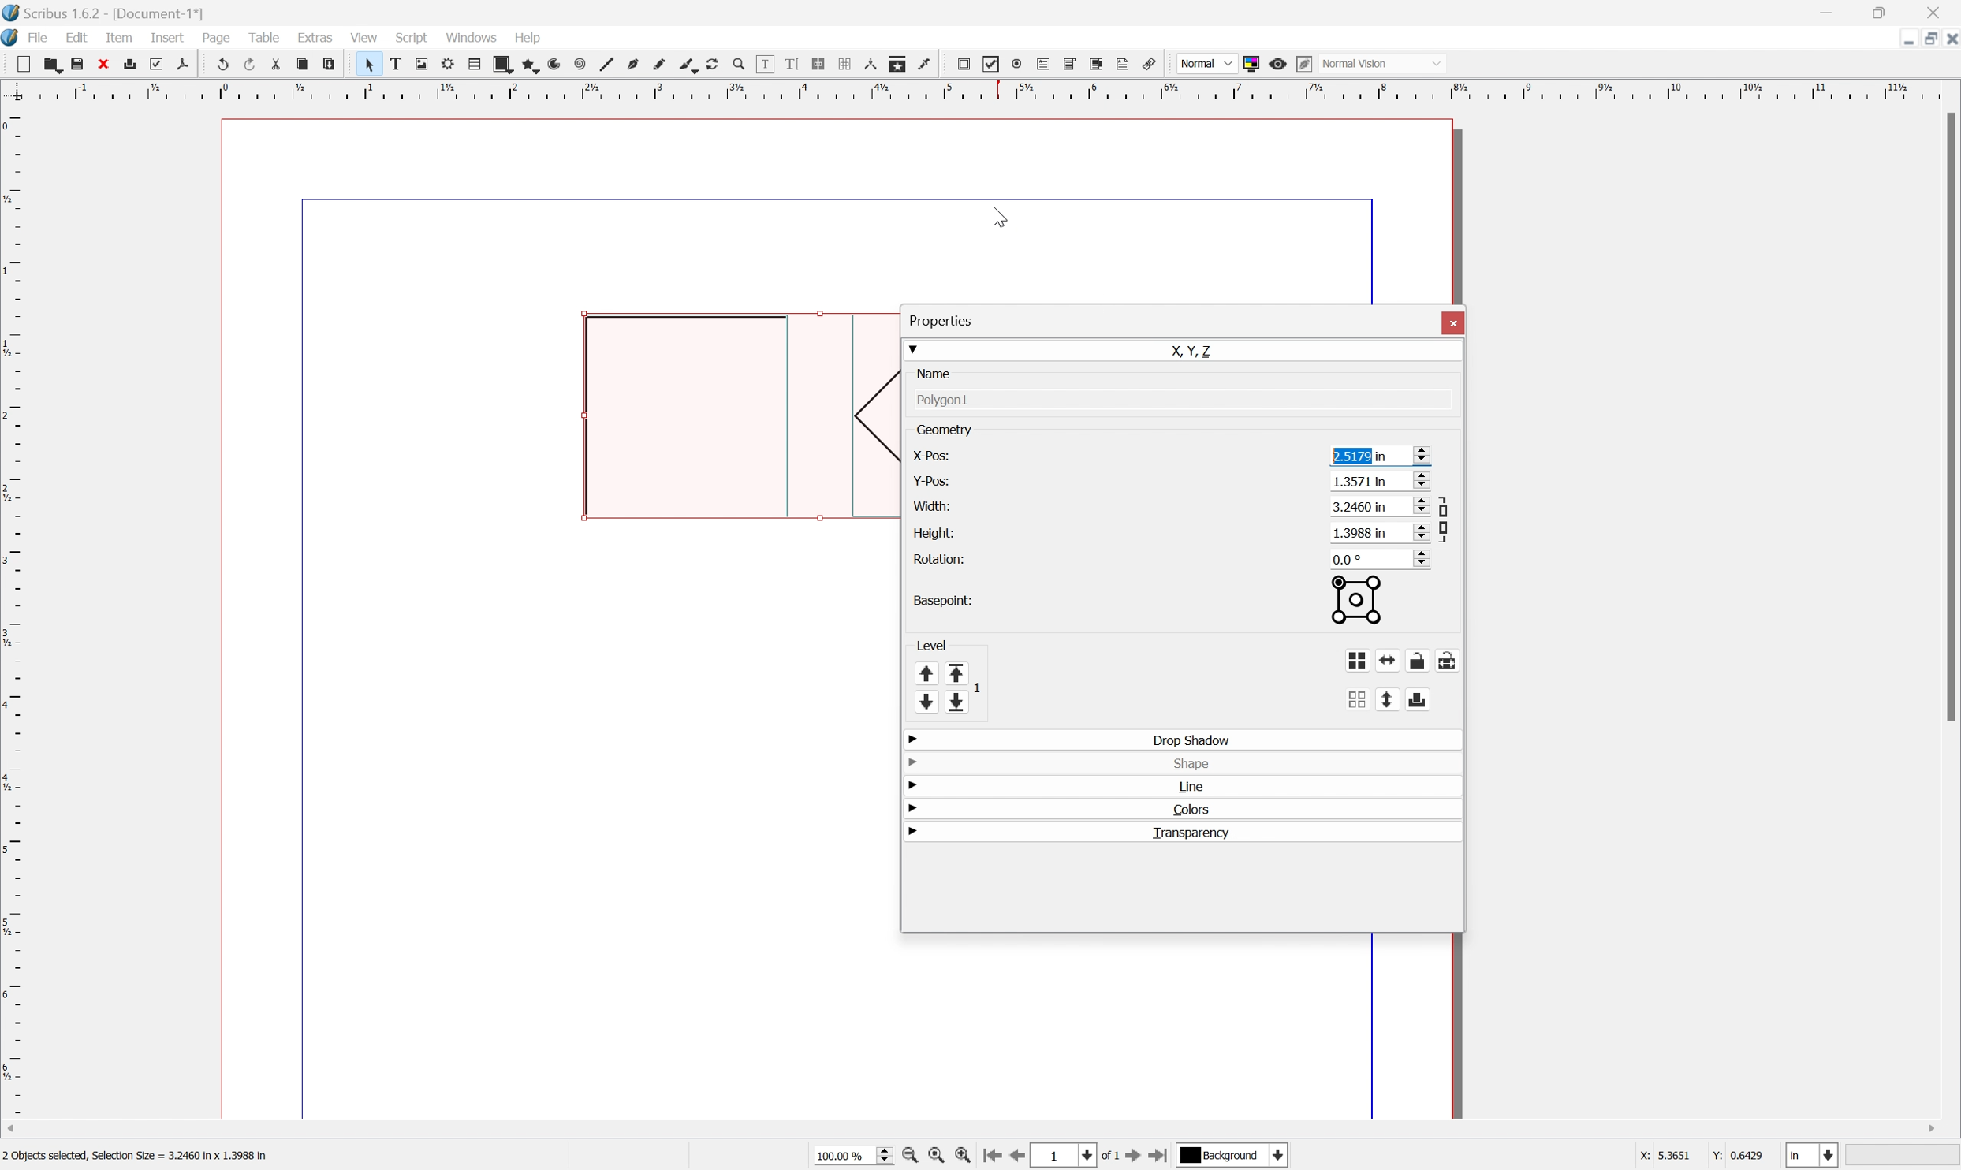 The height and width of the screenshot is (1170, 1961). What do you see at coordinates (153, 59) in the screenshot?
I see `preflight verifier` at bounding box center [153, 59].